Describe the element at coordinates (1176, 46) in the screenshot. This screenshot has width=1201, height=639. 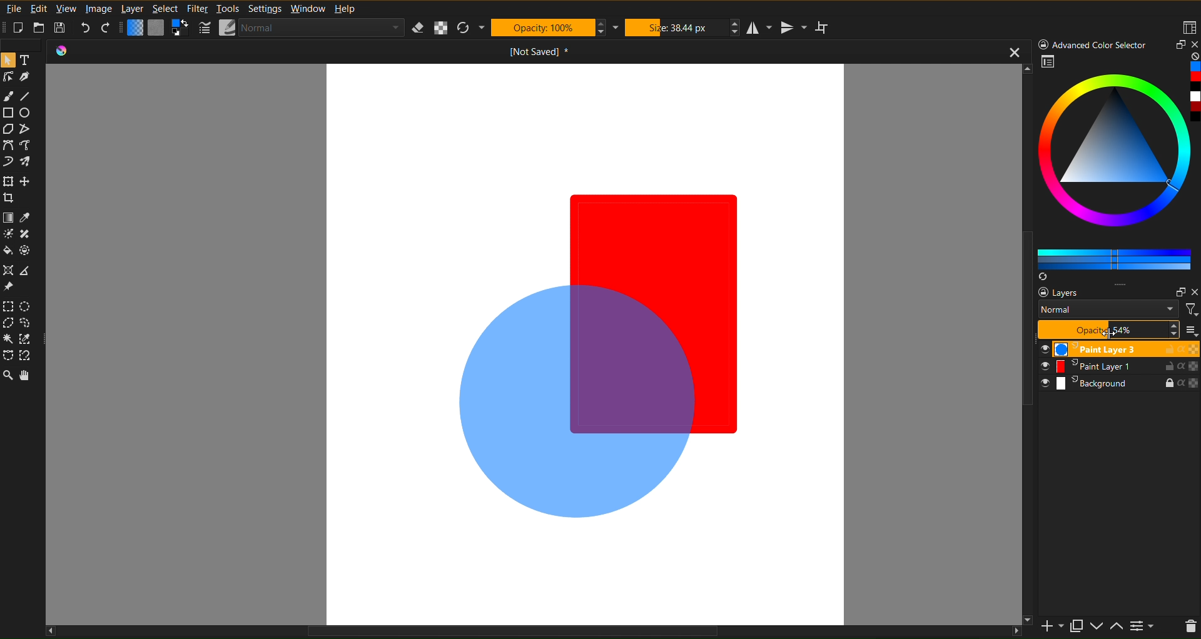
I see `Maximize` at that location.